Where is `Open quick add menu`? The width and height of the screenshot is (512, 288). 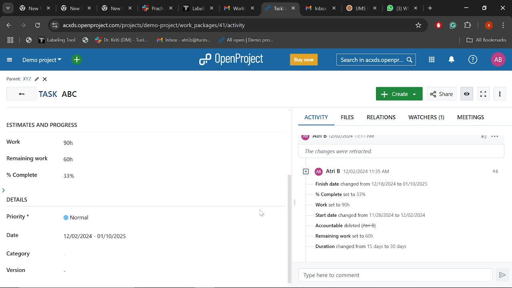 Open quick add menu is located at coordinates (78, 61).